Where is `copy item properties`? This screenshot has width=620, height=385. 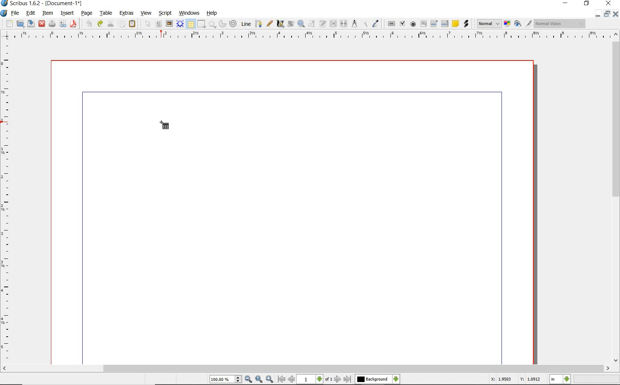 copy item properties is located at coordinates (365, 24).